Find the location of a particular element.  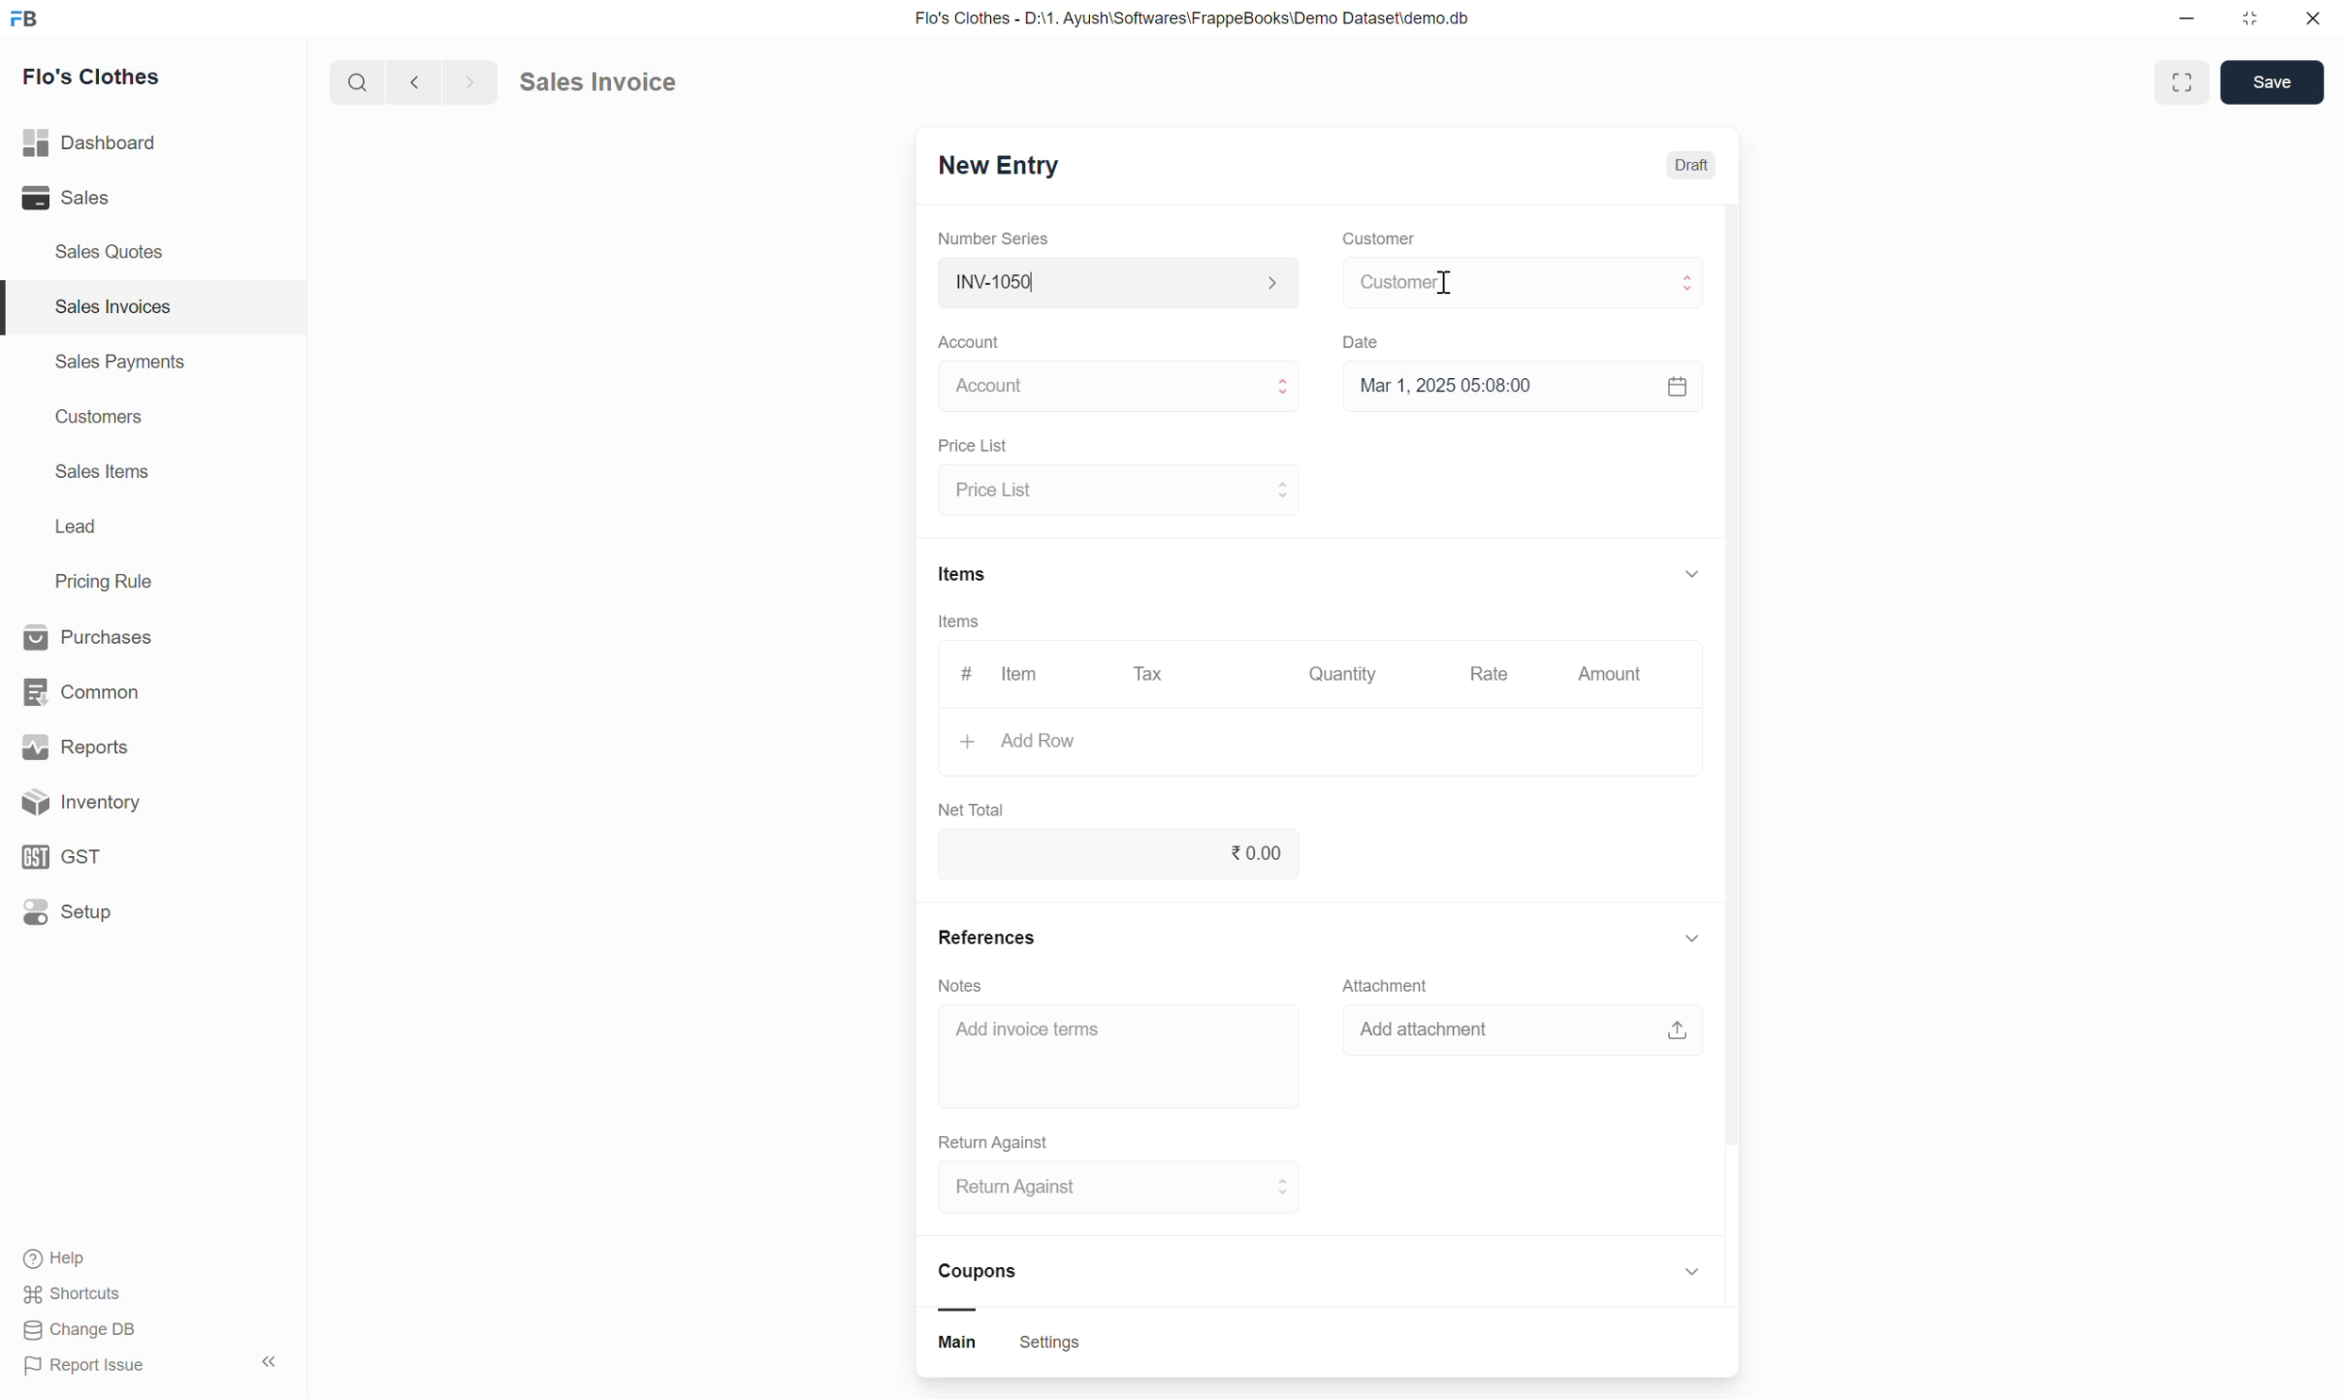

Rate is located at coordinates (1492, 676).